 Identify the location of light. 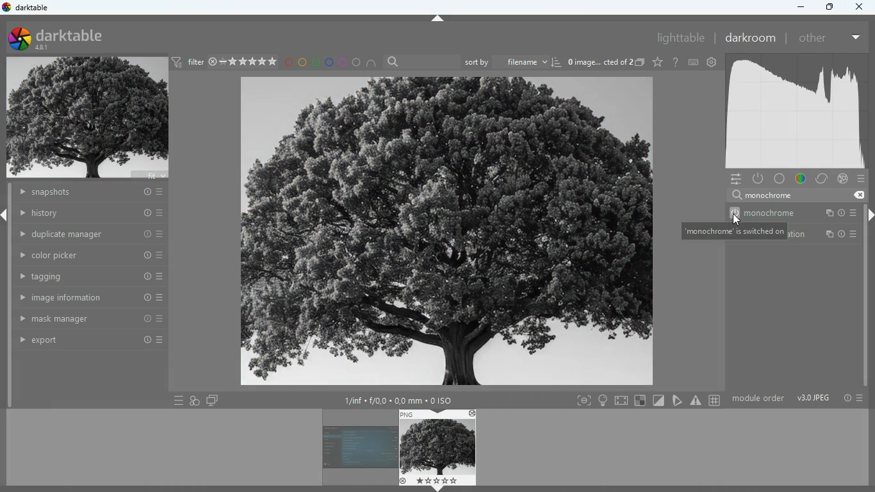
(604, 400).